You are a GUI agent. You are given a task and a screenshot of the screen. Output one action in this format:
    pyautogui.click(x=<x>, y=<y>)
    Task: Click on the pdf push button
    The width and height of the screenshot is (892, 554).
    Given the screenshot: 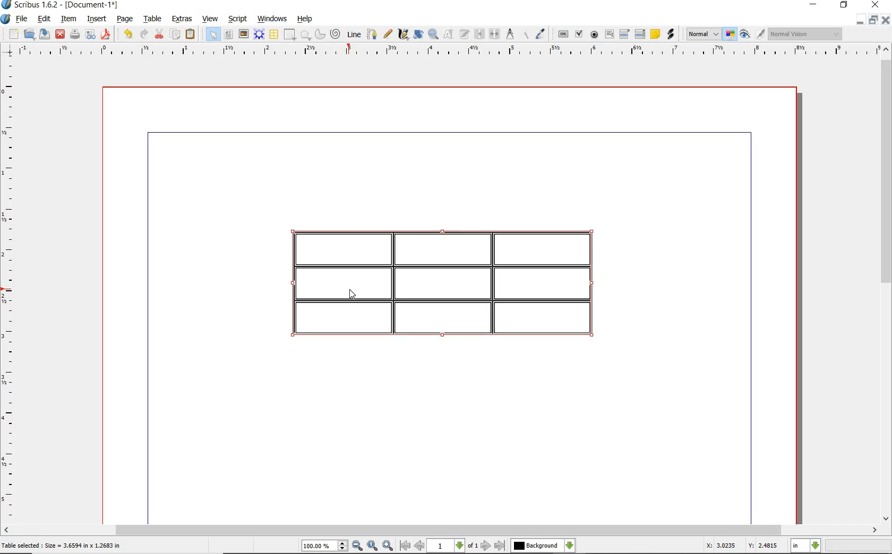 What is the action you would take?
    pyautogui.click(x=563, y=34)
    